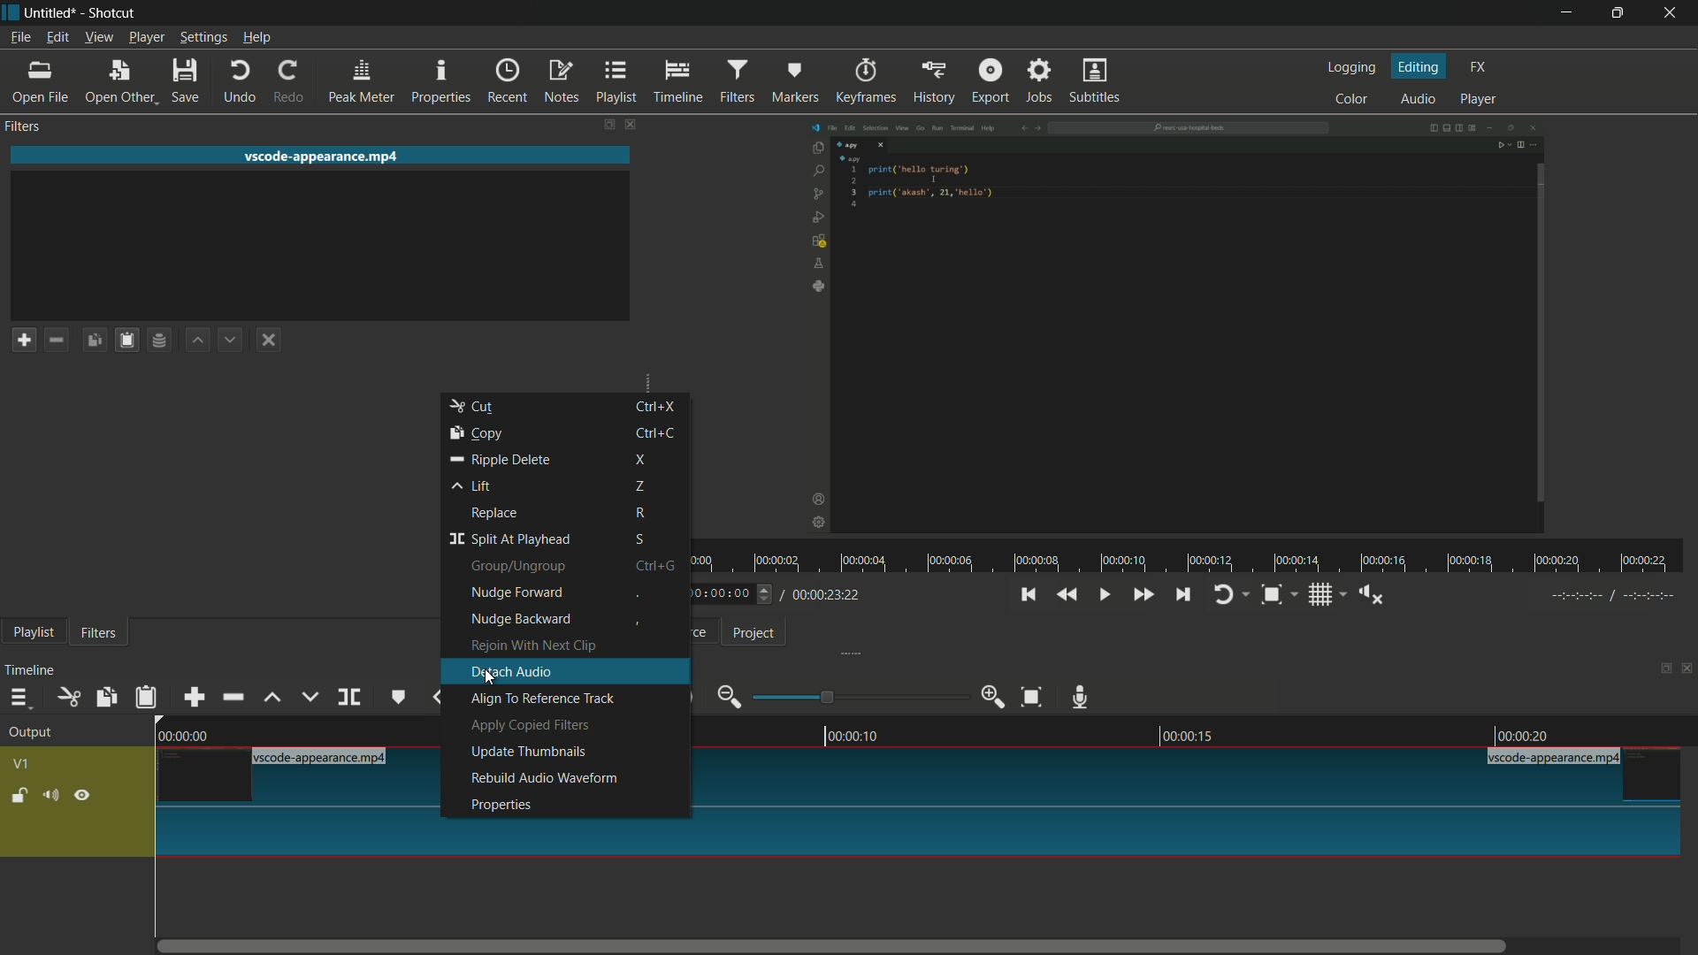 The image size is (1698, 955). What do you see at coordinates (56, 37) in the screenshot?
I see `edit menu` at bounding box center [56, 37].